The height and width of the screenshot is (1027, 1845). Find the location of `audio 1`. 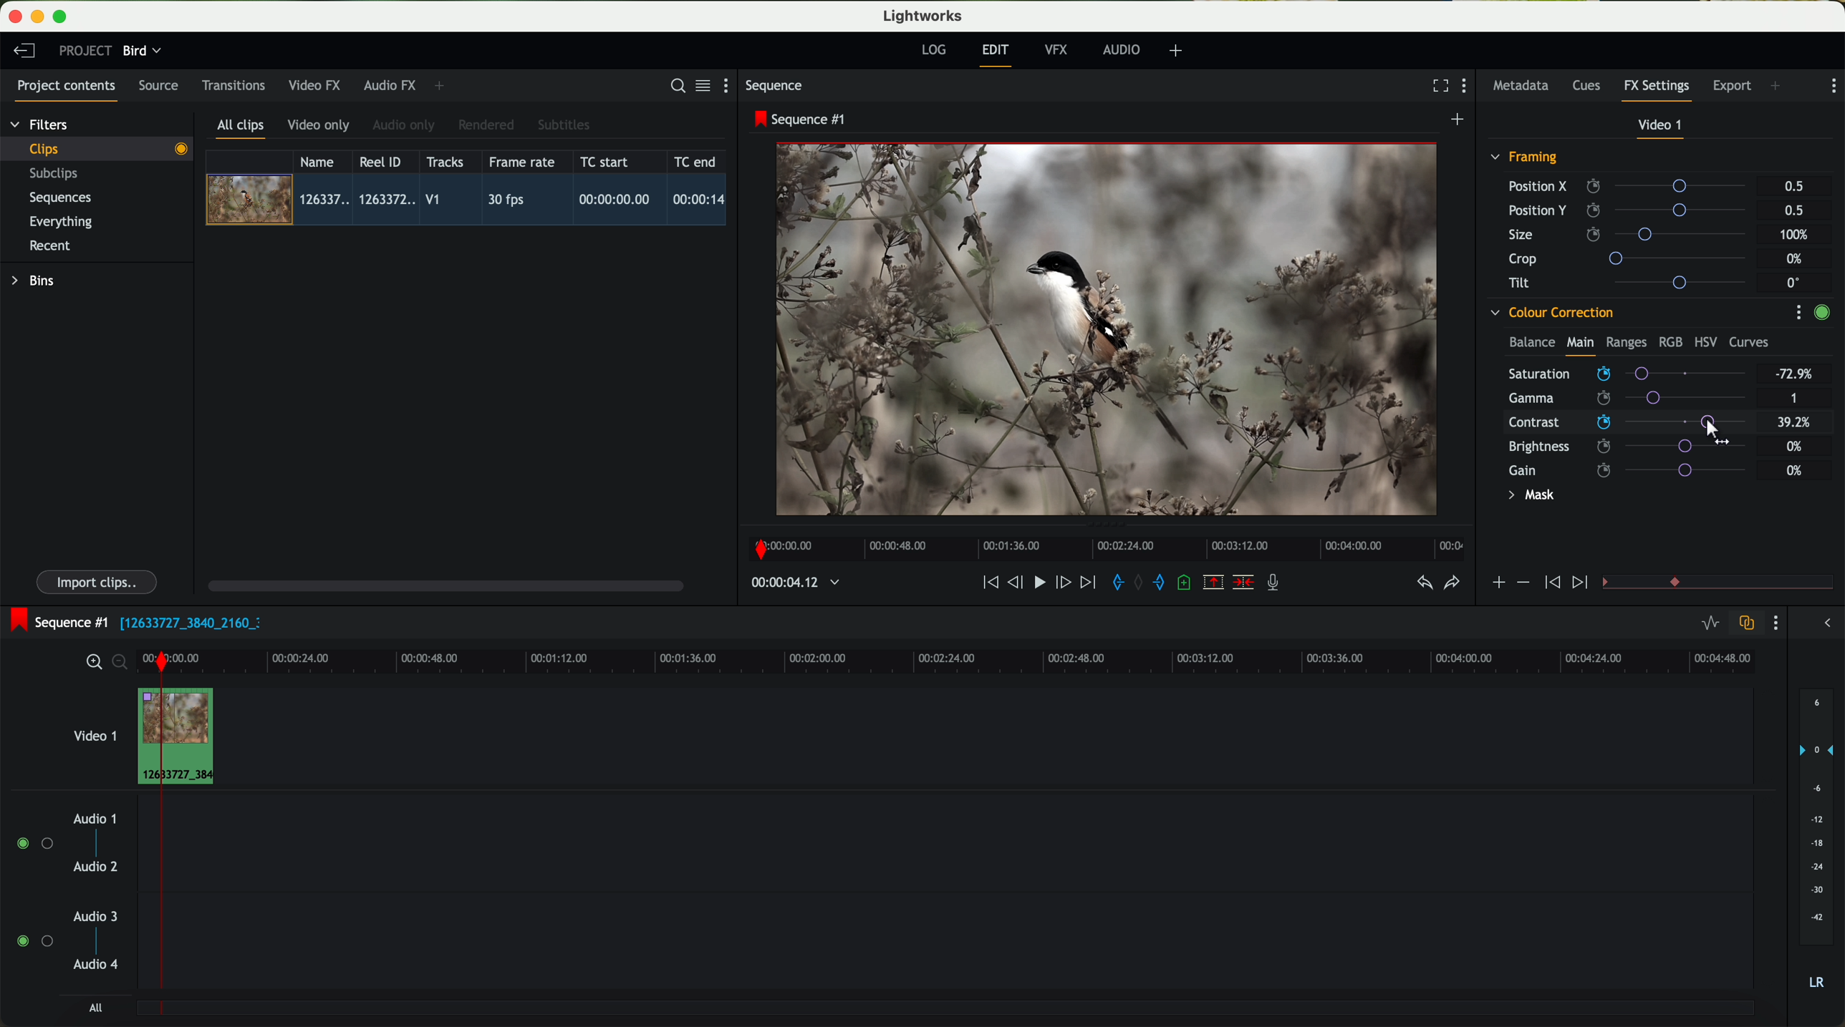

audio 1 is located at coordinates (95, 818).